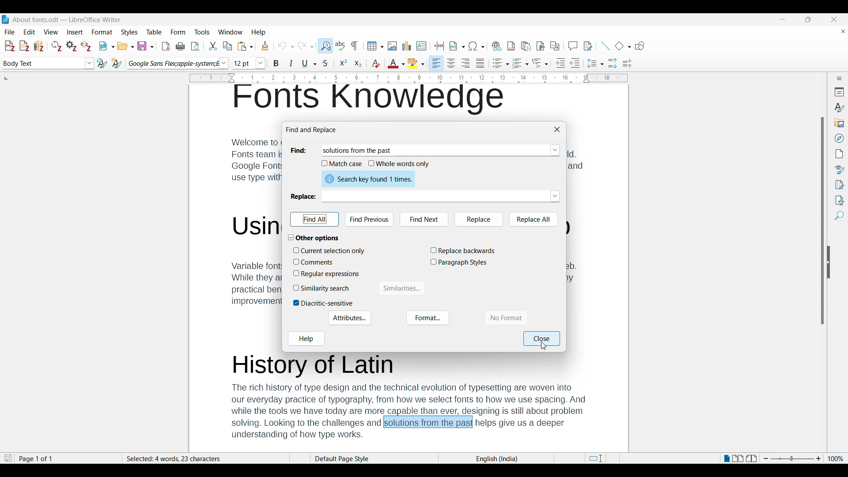 Image resolution: width=848 pixels, height=477 pixels. Describe the element at coordinates (640, 46) in the screenshot. I see `Show draw functions` at that location.